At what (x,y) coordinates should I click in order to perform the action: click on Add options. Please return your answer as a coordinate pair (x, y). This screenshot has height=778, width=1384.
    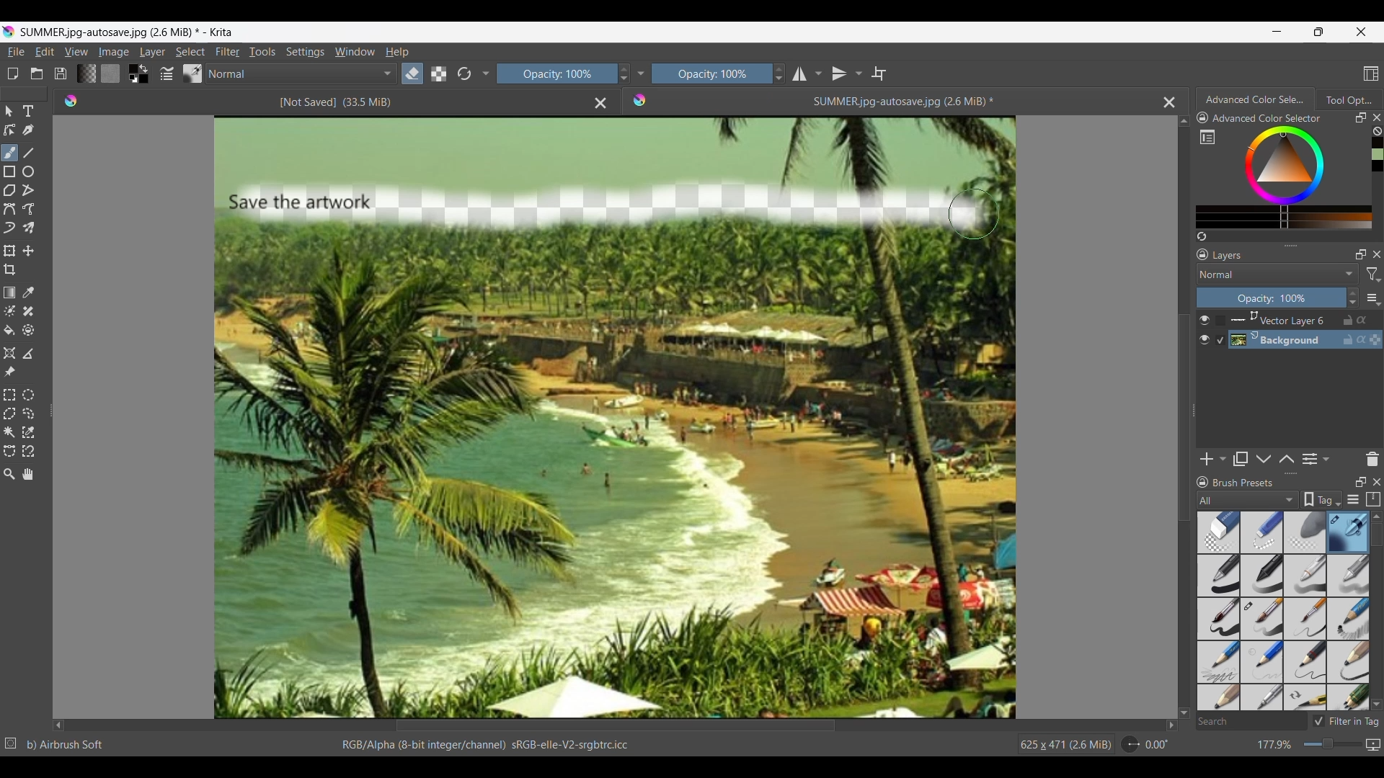
    Looking at the image, I should click on (1213, 459).